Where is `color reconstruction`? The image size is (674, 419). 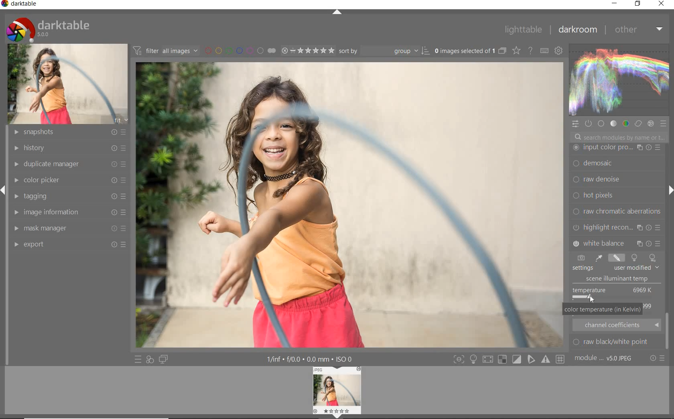
color reconstruction is located at coordinates (618, 211).